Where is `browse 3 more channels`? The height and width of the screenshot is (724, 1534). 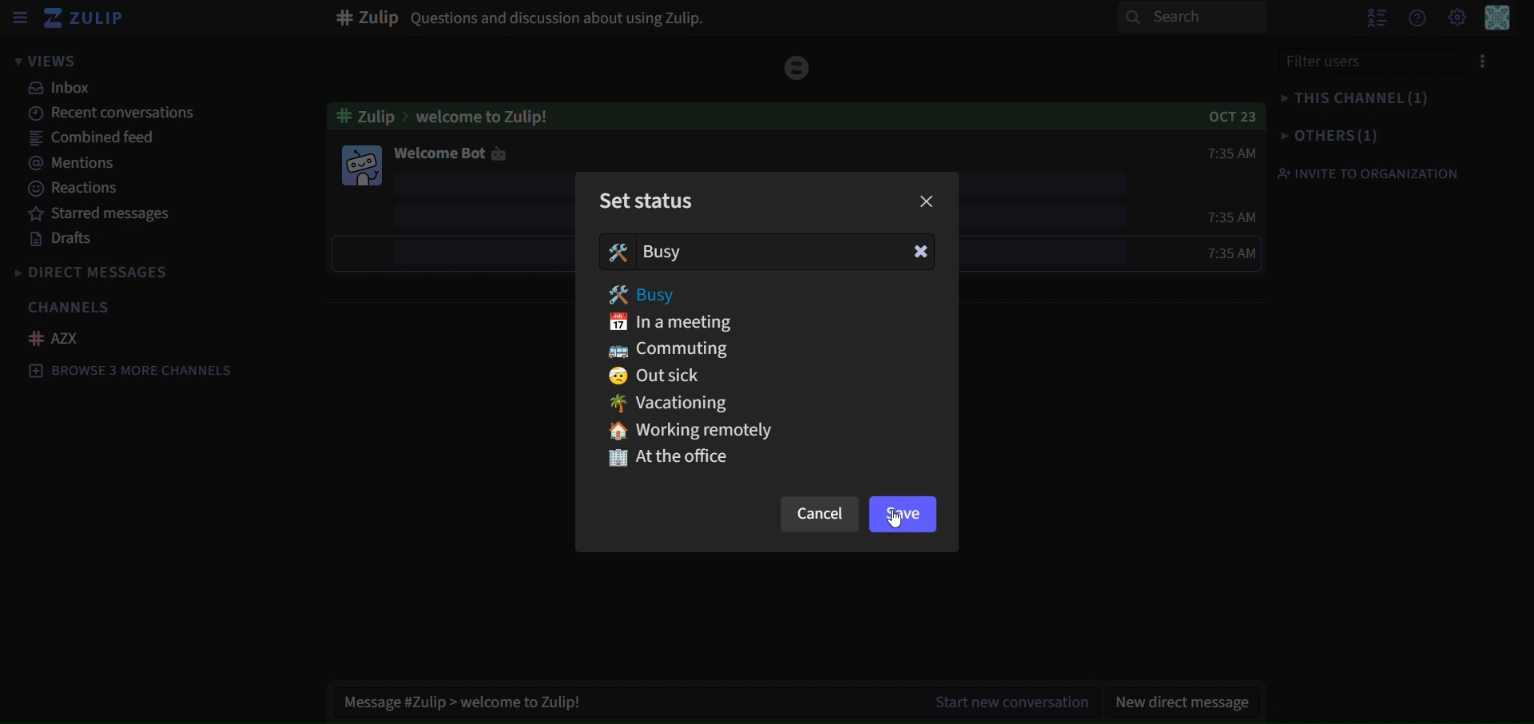
browse 3 more channels is located at coordinates (132, 372).